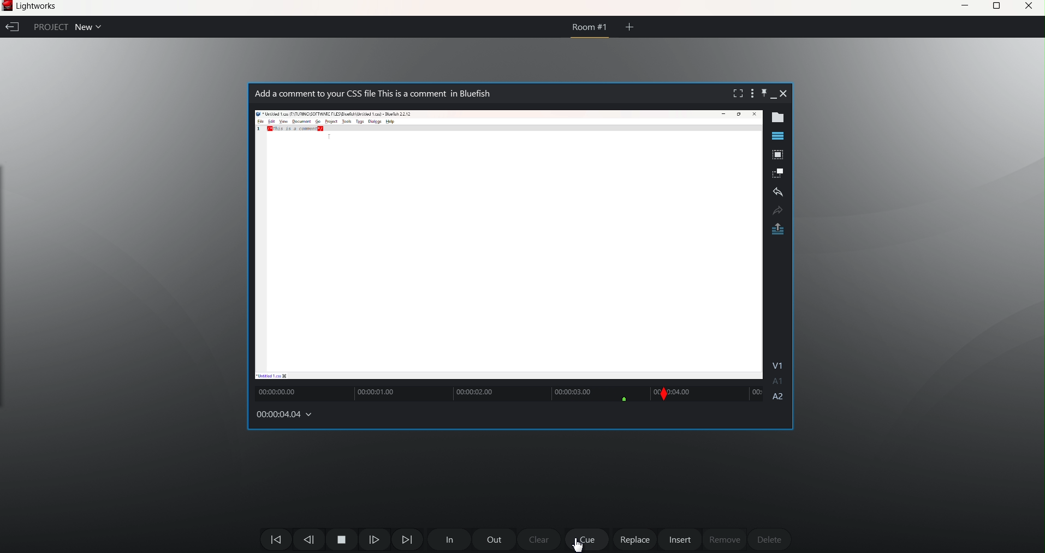  I want to click on Lightworks logo, so click(8, 7).